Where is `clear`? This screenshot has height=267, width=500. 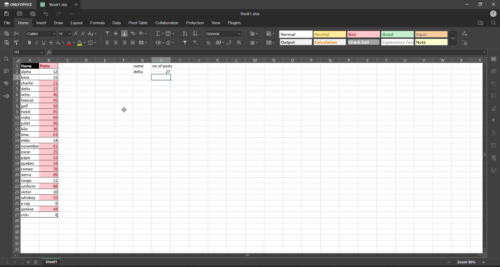 clear is located at coordinates (170, 43).